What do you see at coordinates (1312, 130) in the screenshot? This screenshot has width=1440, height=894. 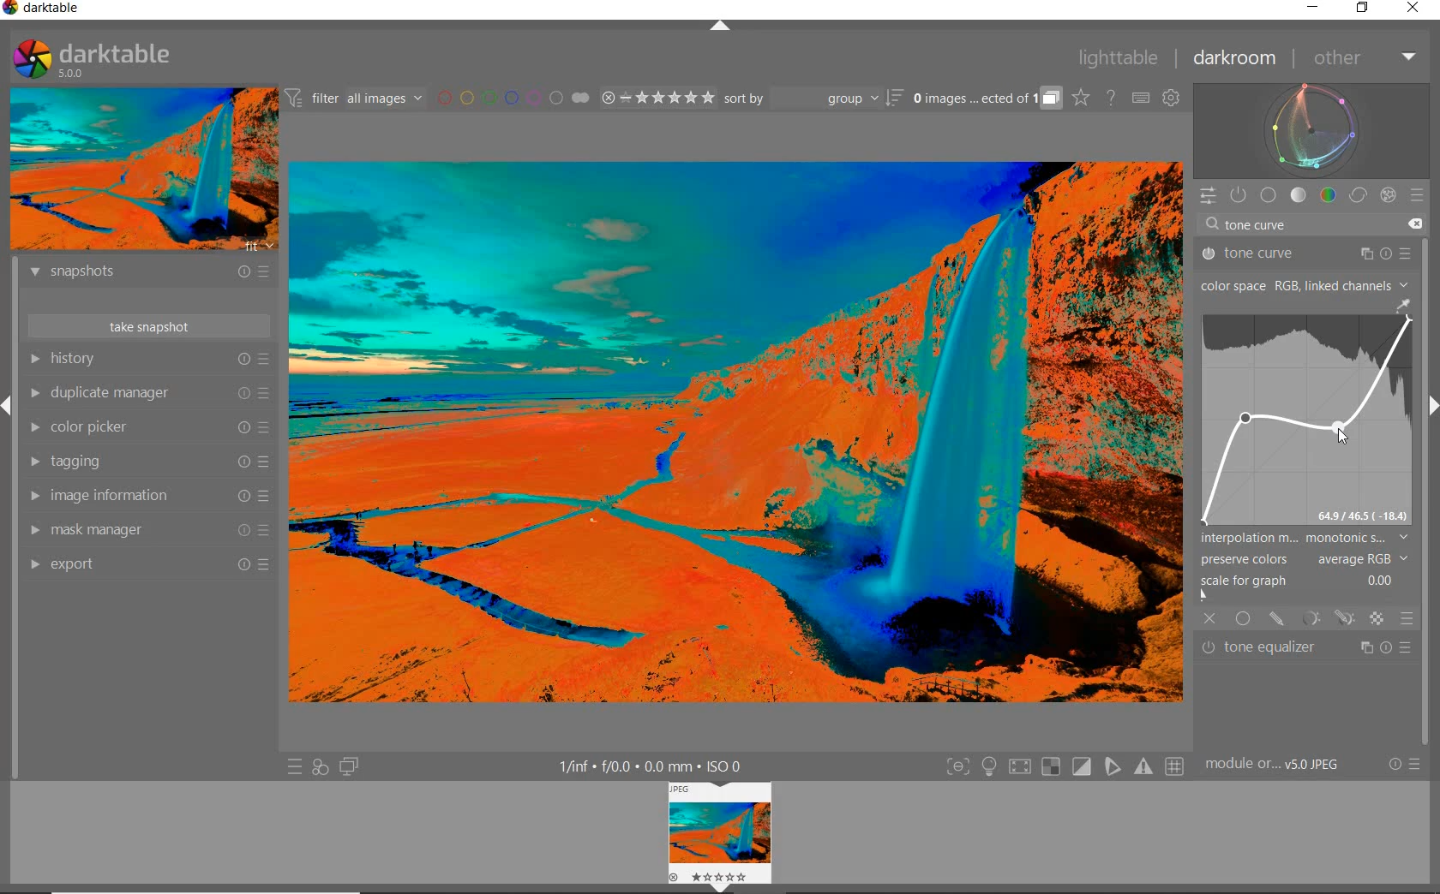 I see `waveform` at bounding box center [1312, 130].